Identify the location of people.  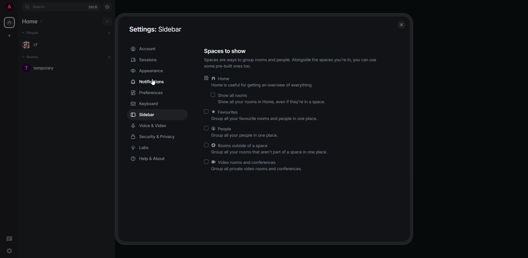
(33, 33).